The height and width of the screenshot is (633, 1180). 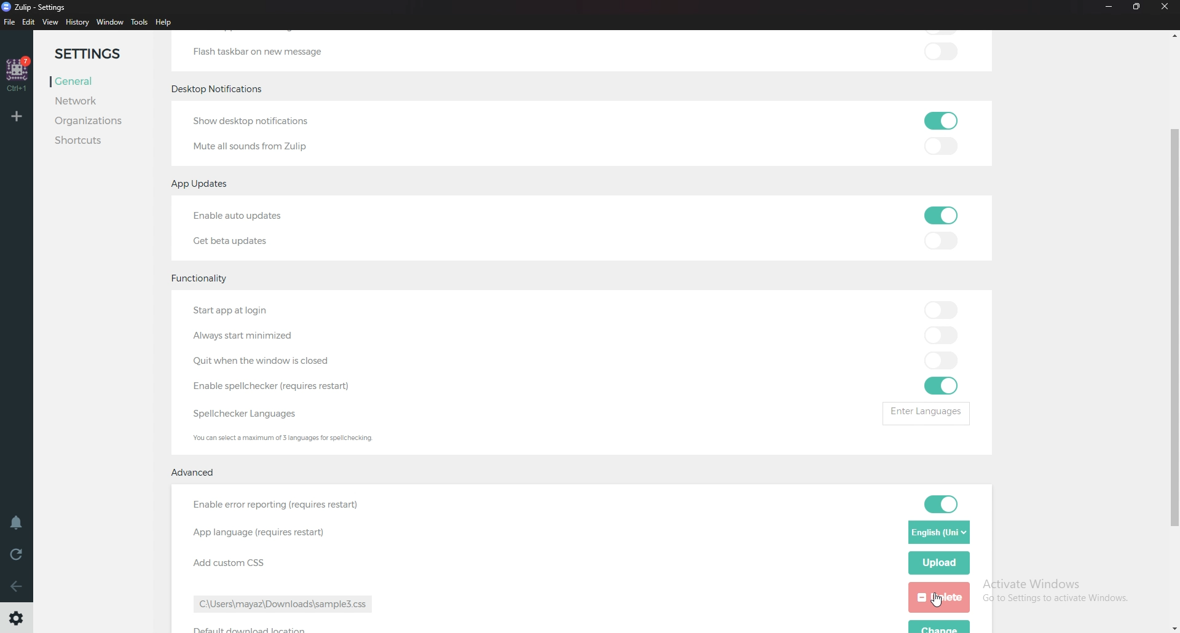 What do you see at coordinates (250, 414) in the screenshot?
I see `Spell checker languages` at bounding box center [250, 414].